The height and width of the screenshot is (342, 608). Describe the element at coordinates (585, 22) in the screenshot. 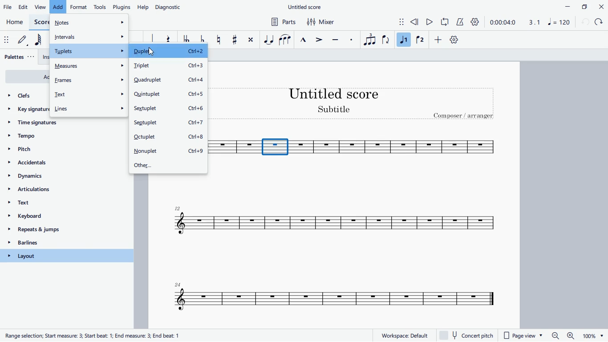

I see `back` at that location.